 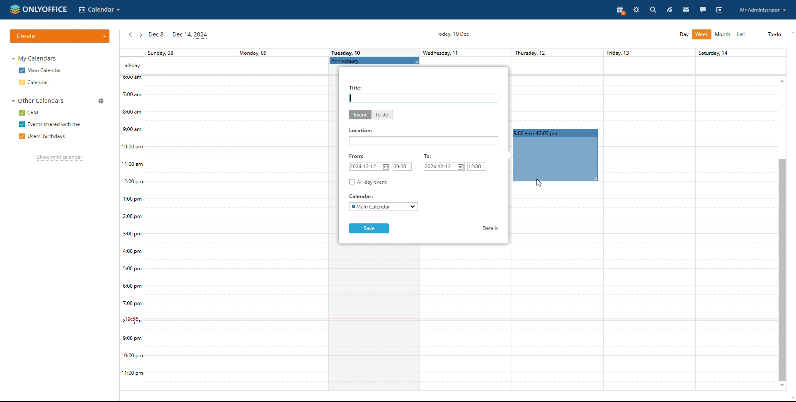 I want to click on settings, so click(x=636, y=10).